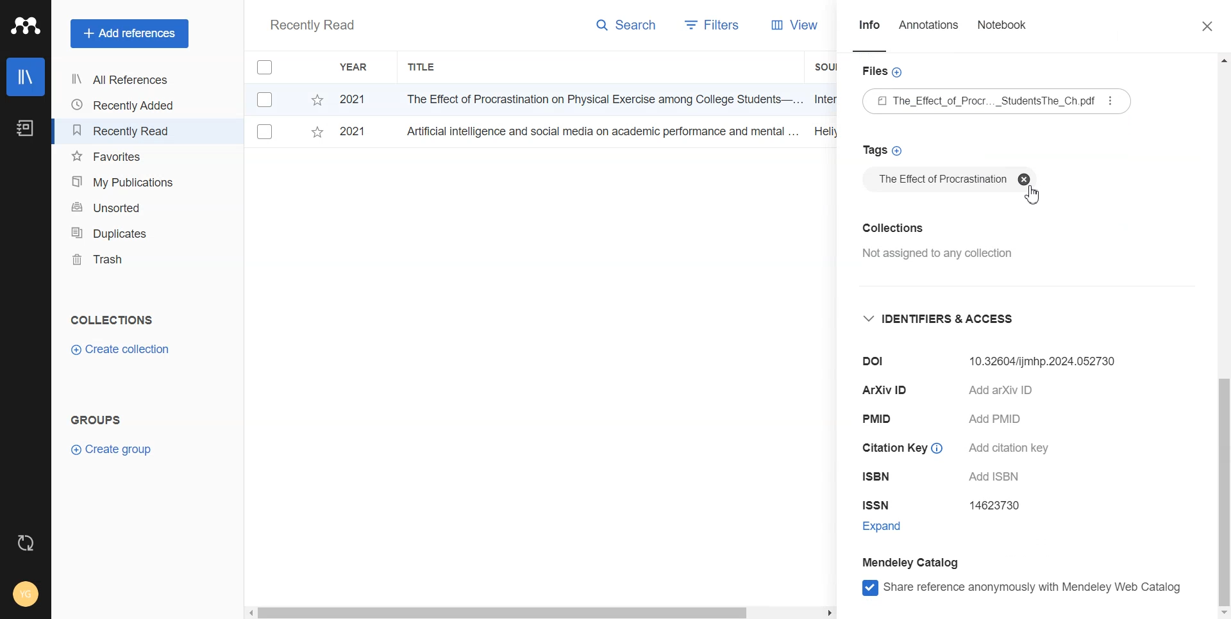  Describe the element at coordinates (882, 71) in the screenshot. I see `Add Files` at that location.